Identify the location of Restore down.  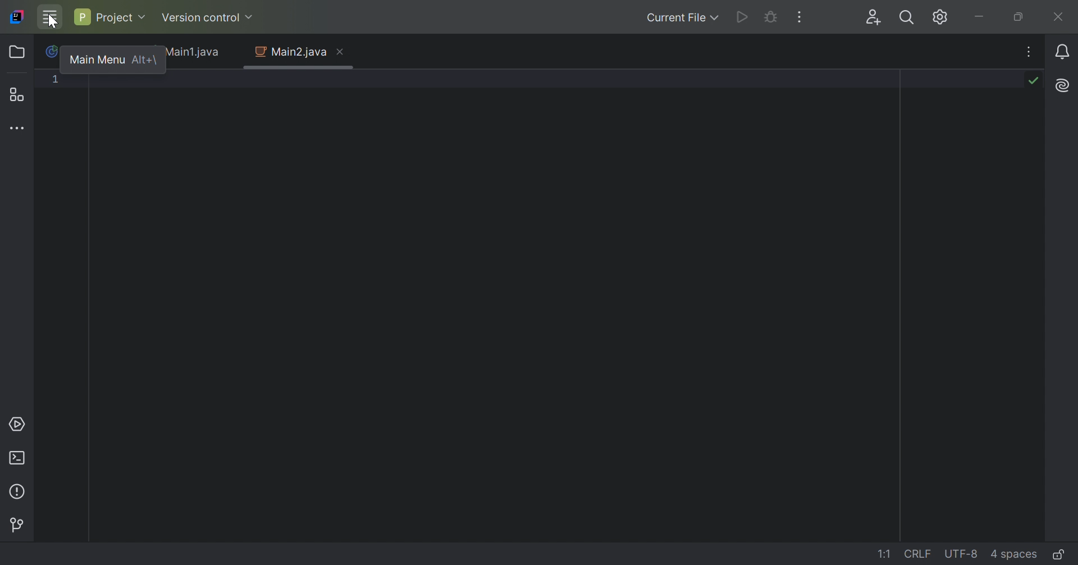
(1022, 17).